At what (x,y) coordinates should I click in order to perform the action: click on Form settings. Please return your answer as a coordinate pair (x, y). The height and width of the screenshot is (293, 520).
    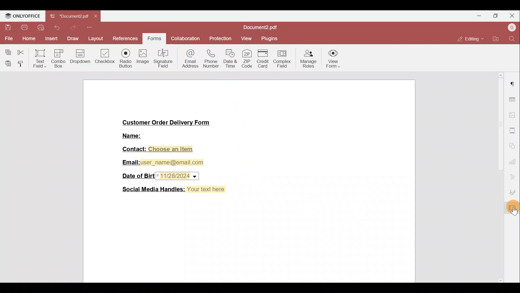
    Looking at the image, I should click on (513, 209).